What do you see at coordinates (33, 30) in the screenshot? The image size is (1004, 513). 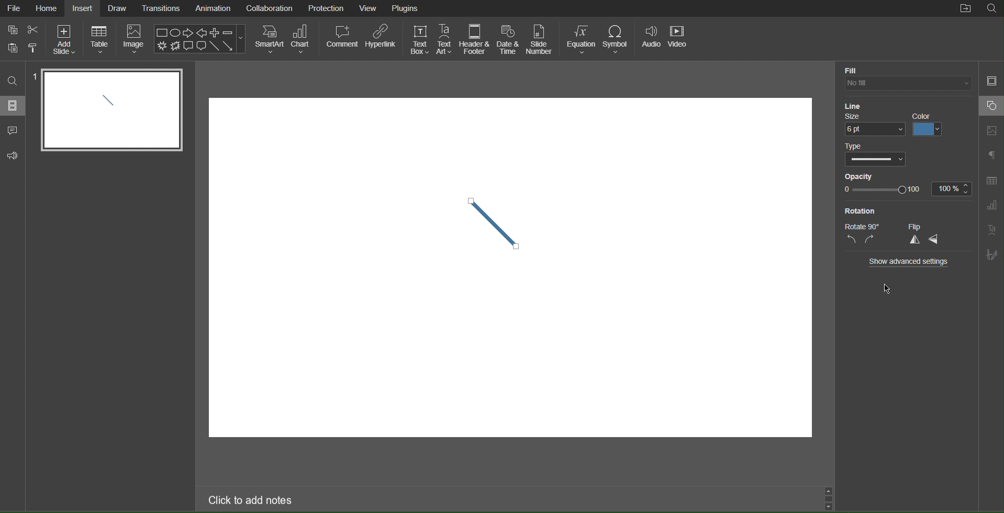 I see `Cut` at bounding box center [33, 30].